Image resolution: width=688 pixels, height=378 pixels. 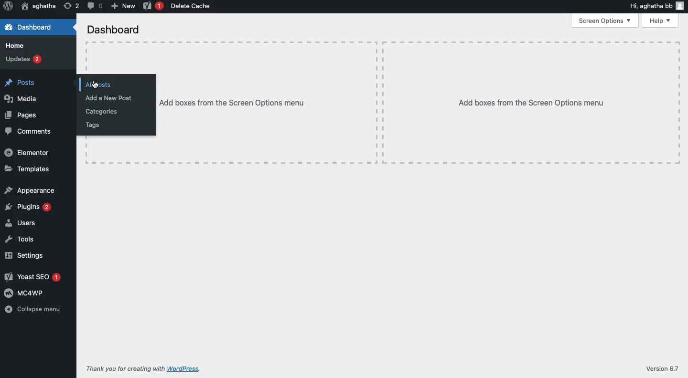 What do you see at coordinates (94, 125) in the screenshot?
I see `Tags` at bounding box center [94, 125].